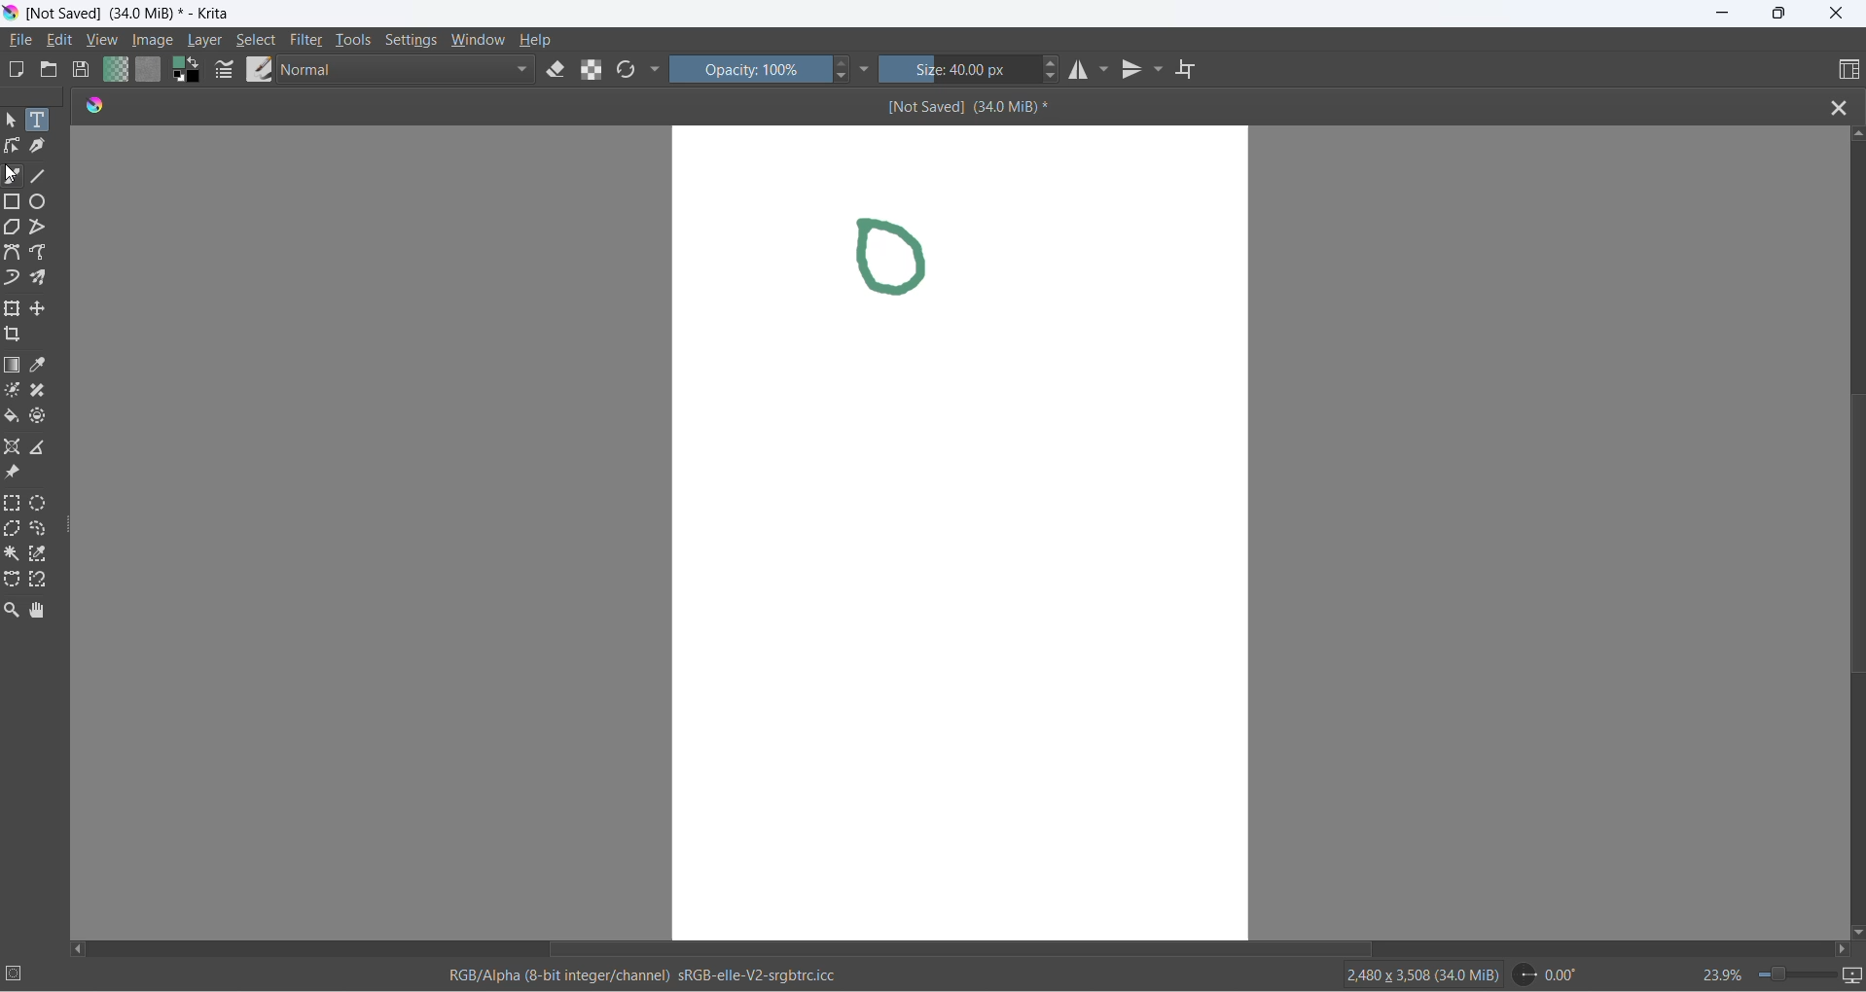 Image resolution: width=1866 pixels, height=992 pixels. I want to click on brush settings, so click(224, 72).